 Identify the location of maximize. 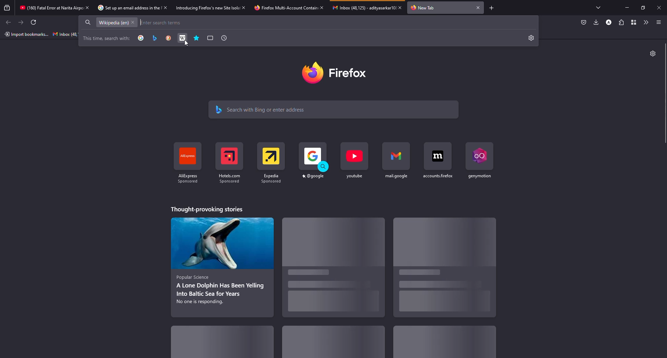
(642, 8).